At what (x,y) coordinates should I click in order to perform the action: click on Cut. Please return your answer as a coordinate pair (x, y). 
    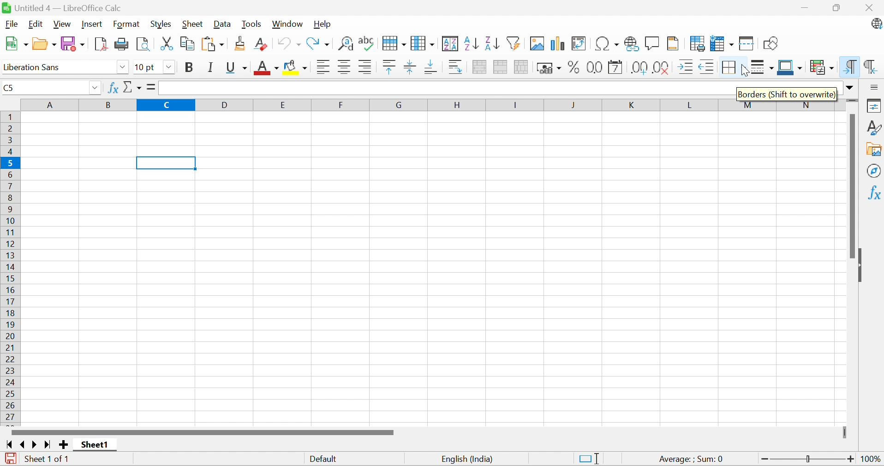
    Looking at the image, I should click on (167, 44).